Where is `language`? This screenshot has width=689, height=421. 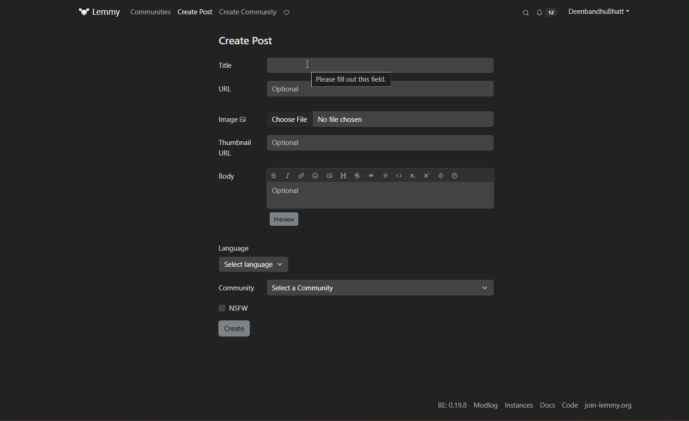 language is located at coordinates (237, 249).